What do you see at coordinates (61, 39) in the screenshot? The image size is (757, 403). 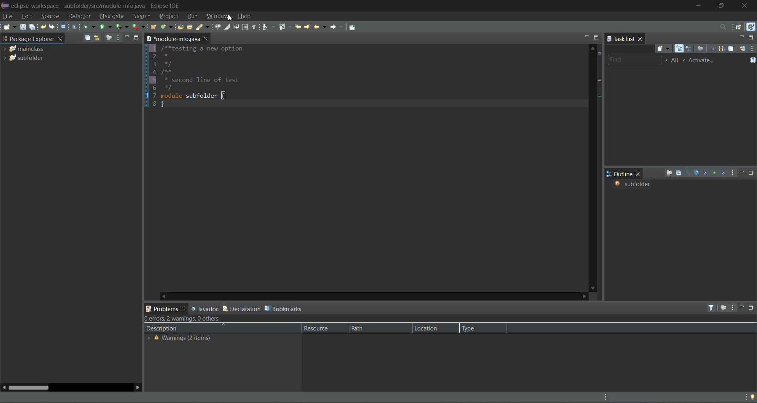 I see `close` at bounding box center [61, 39].